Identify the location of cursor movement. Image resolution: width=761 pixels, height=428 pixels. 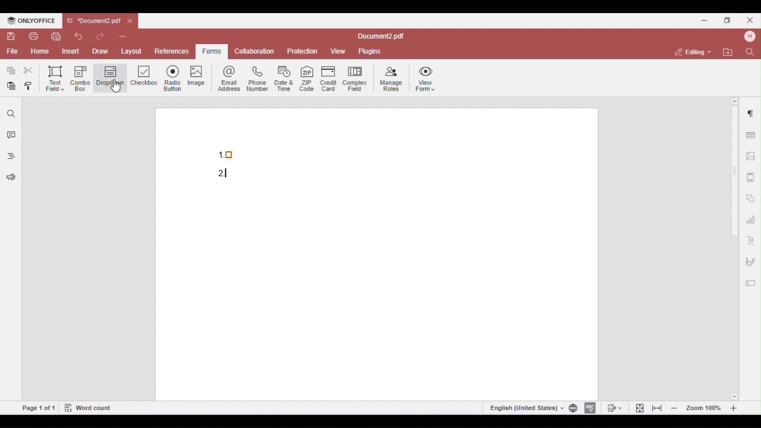
(117, 86).